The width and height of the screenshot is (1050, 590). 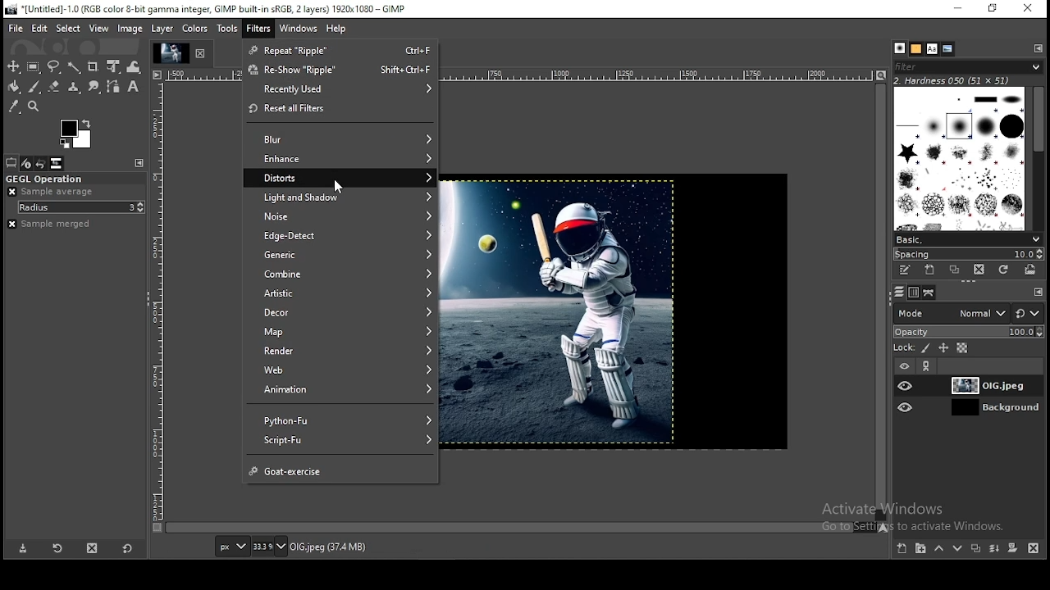 I want to click on colors, so click(x=77, y=133).